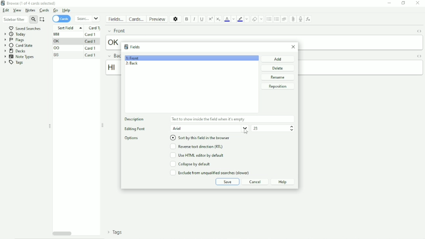  What do you see at coordinates (58, 34) in the screenshot?
I see `MM` at bounding box center [58, 34].